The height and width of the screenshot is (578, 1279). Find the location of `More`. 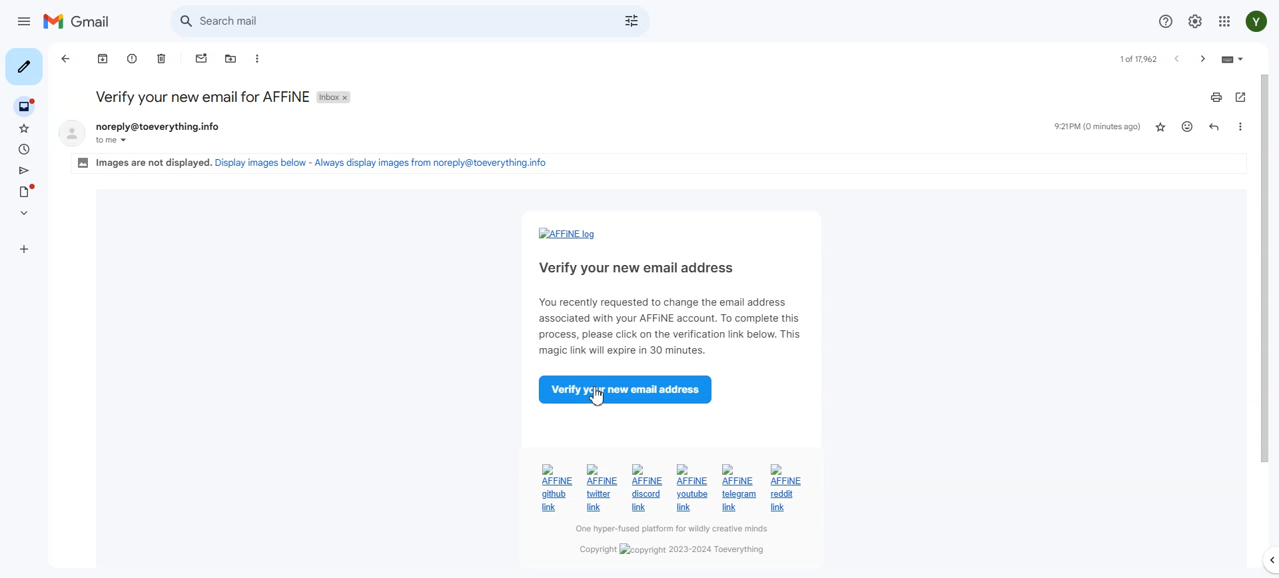

More is located at coordinates (25, 212).